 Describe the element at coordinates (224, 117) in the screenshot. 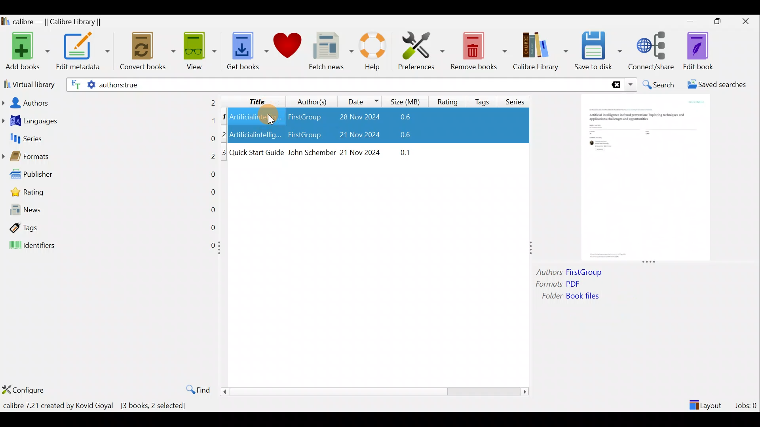

I see `1` at that location.